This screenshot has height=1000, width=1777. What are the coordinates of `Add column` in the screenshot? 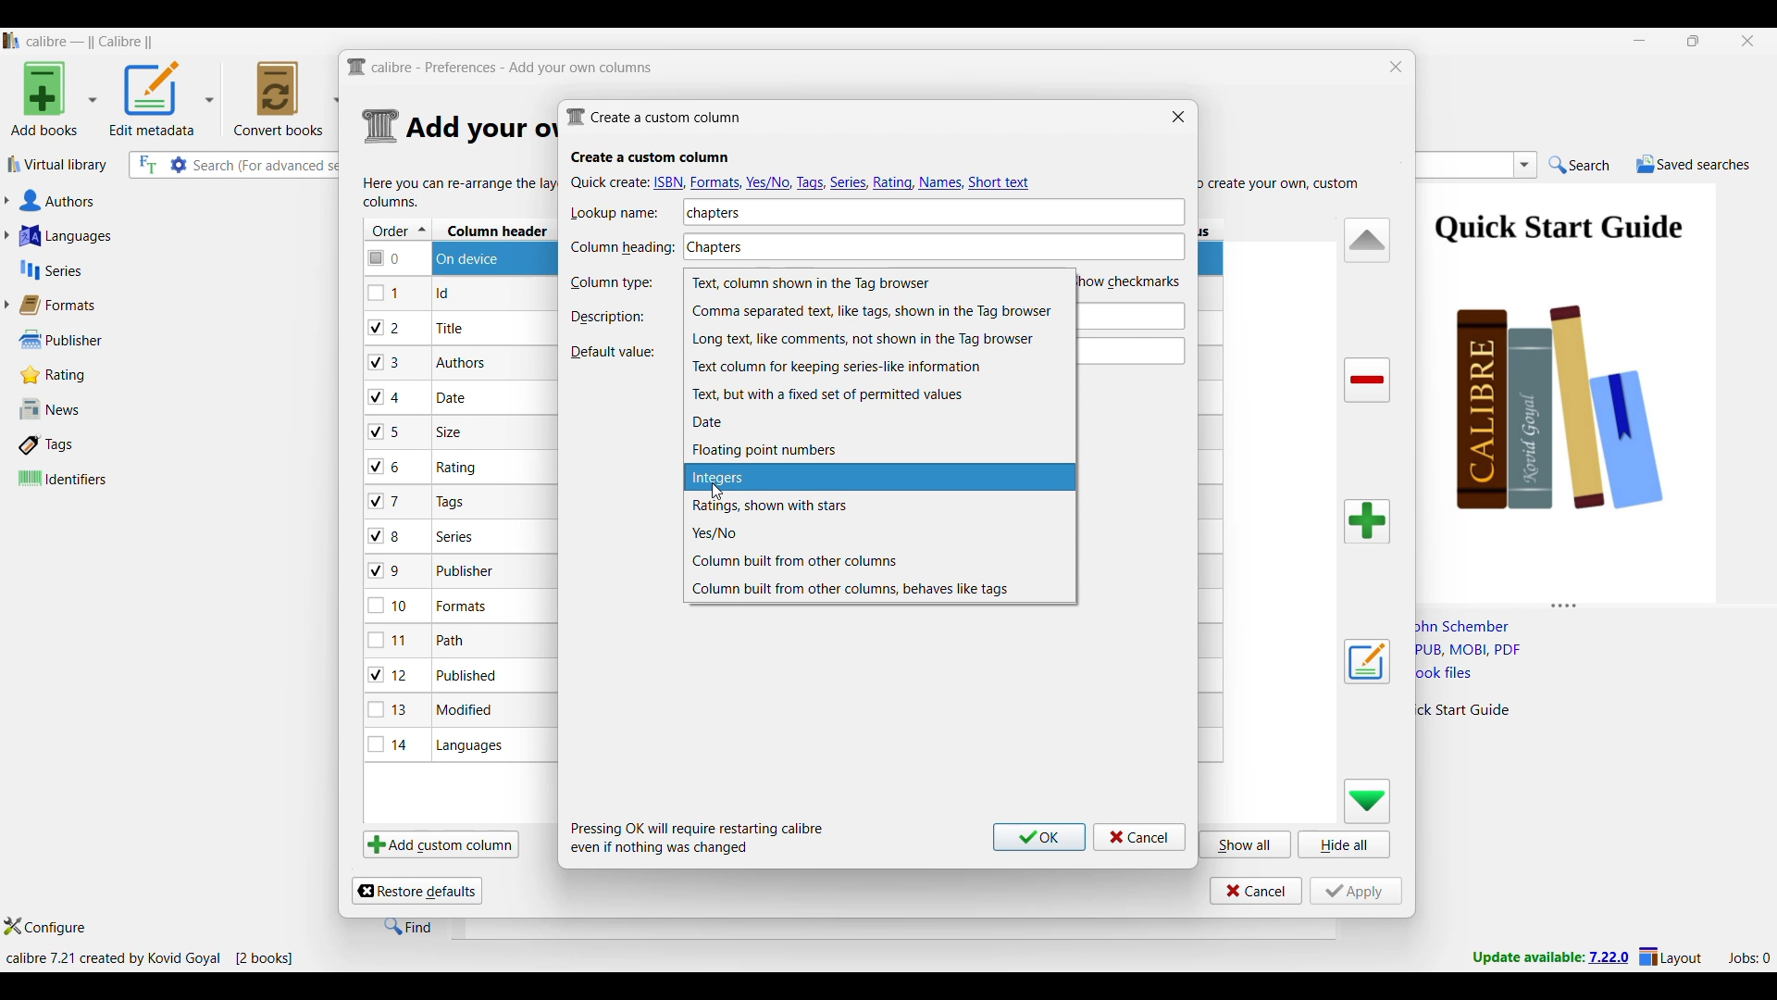 It's located at (1367, 521).